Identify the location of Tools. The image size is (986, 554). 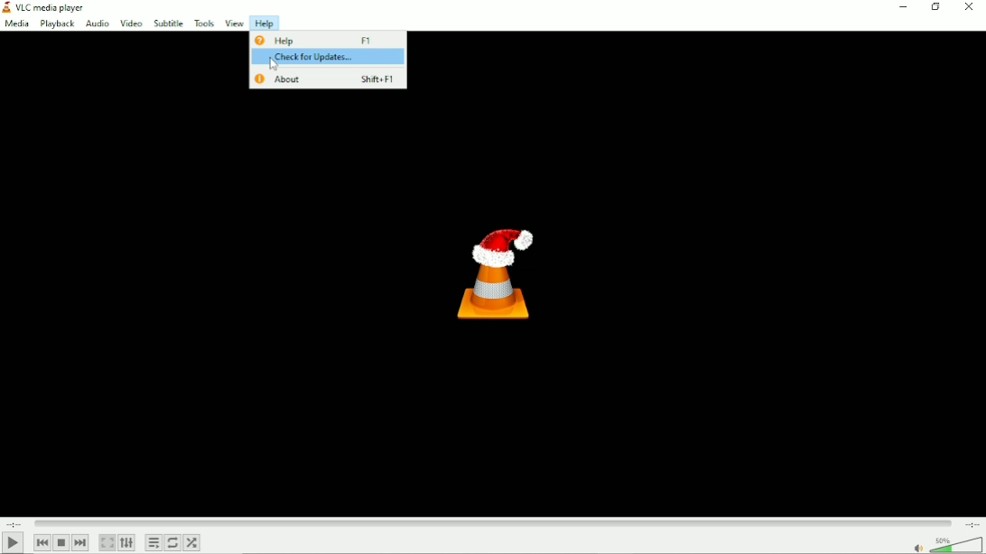
(205, 23).